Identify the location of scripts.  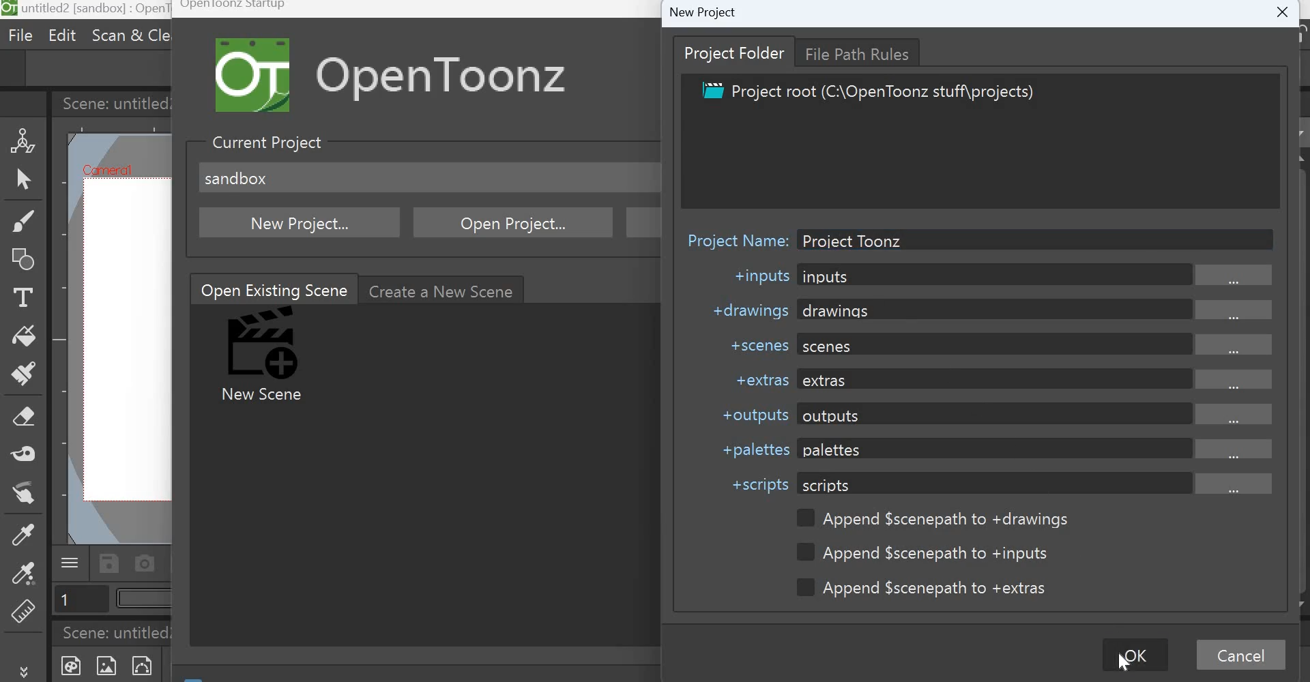
(1035, 483).